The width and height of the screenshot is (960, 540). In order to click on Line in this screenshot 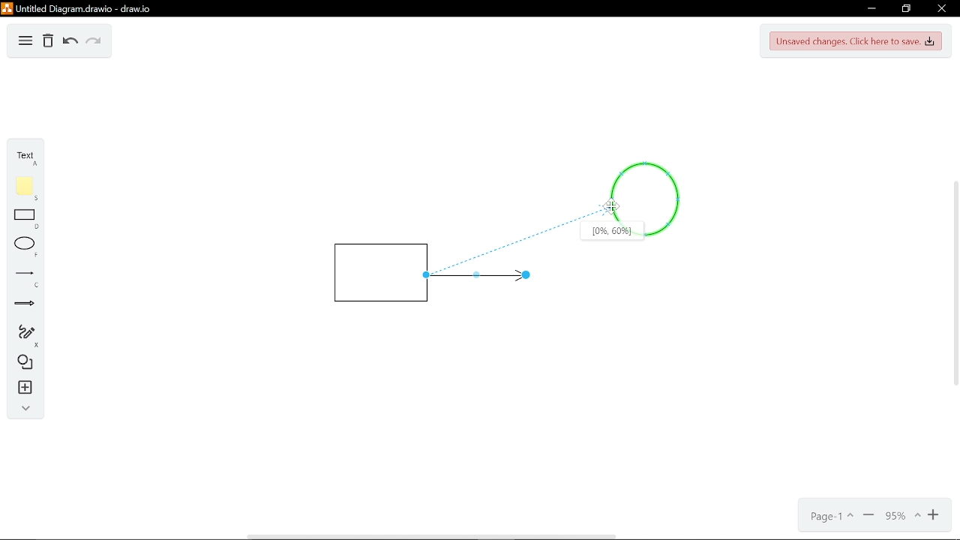, I will do `click(517, 241)`.